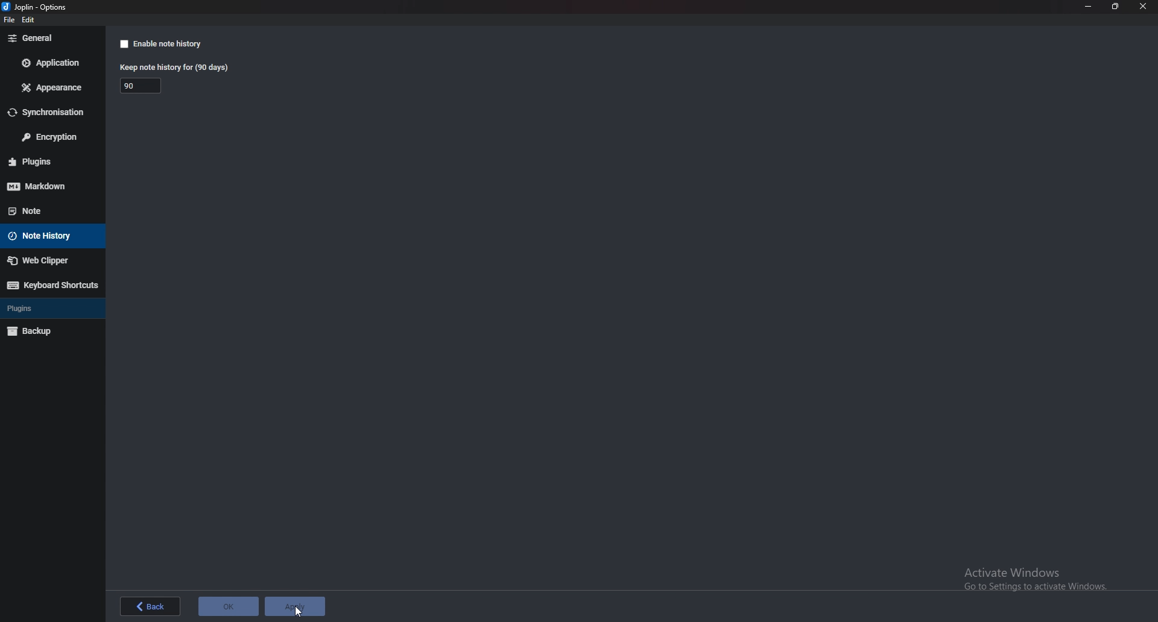  Describe the element at coordinates (1037, 580) in the screenshot. I see `Activate Windows Go to Settings to activate Windows` at that location.